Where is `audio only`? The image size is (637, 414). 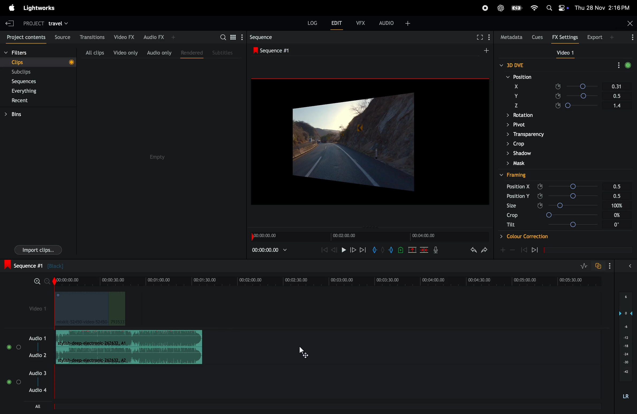
audio only is located at coordinates (159, 52).